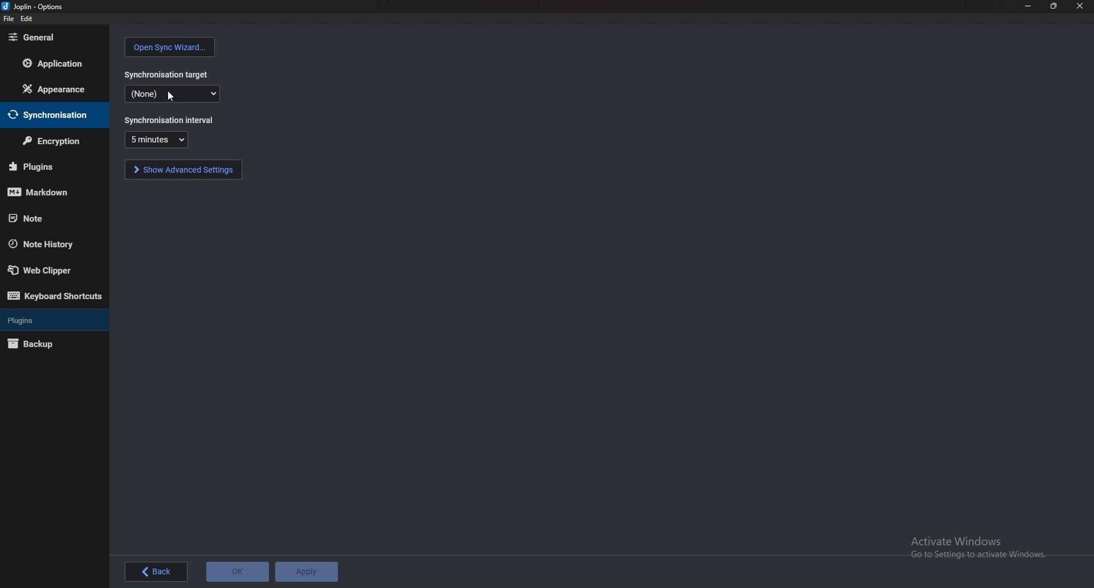 This screenshot has height=588, width=1094. Describe the element at coordinates (185, 169) in the screenshot. I see `Show advanced settings` at that location.